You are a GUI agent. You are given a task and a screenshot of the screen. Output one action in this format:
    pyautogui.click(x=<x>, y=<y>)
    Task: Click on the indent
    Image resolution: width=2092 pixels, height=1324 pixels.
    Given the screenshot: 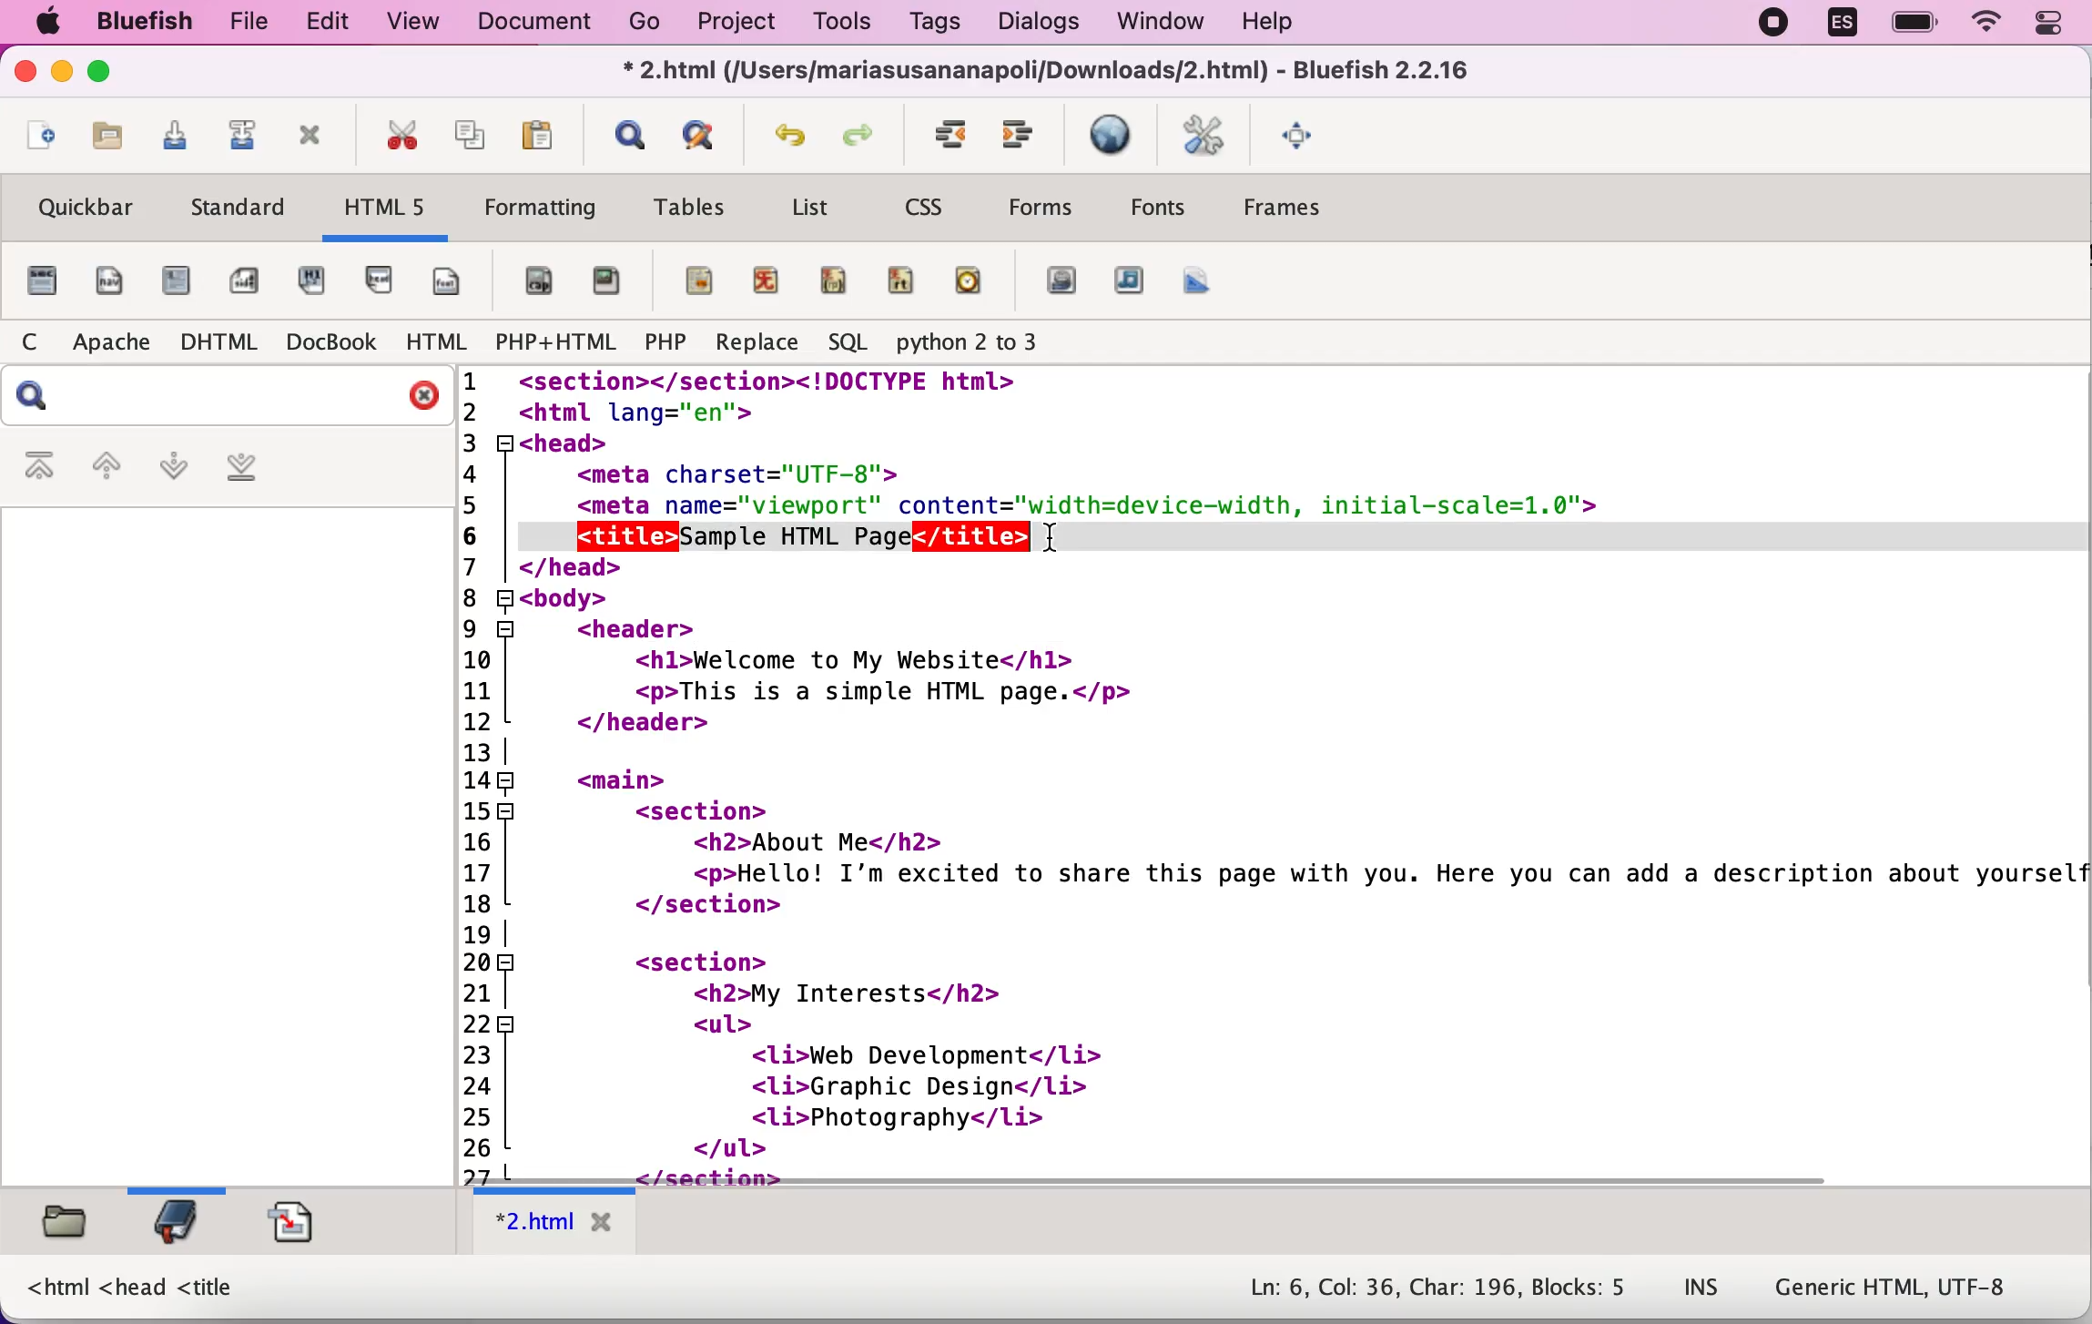 What is the action you would take?
    pyautogui.click(x=1022, y=137)
    